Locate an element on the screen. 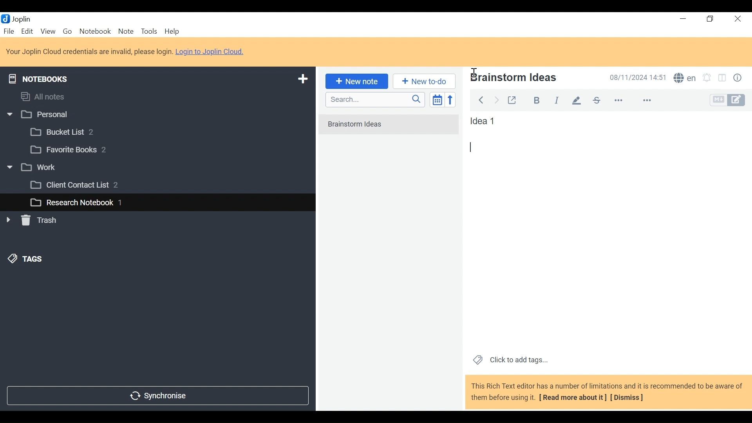 Image resolution: width=752 pixels, height=423 pixels. Toggle sort order field is located at coordinates (436, 99).